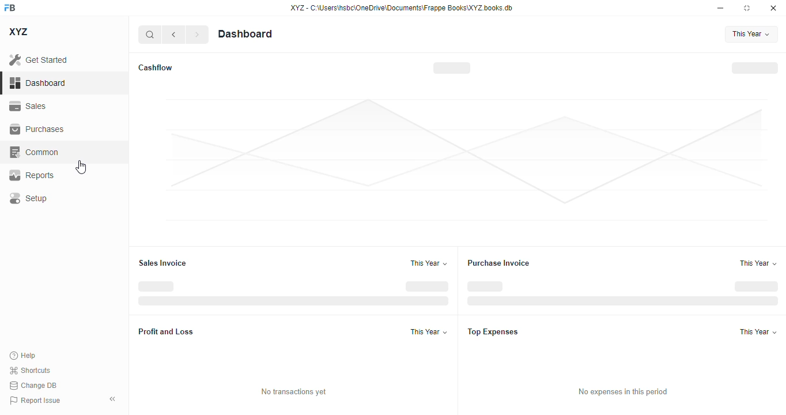 The image size is (786, 415). I want to click on FB - logo, so click(10, 7).